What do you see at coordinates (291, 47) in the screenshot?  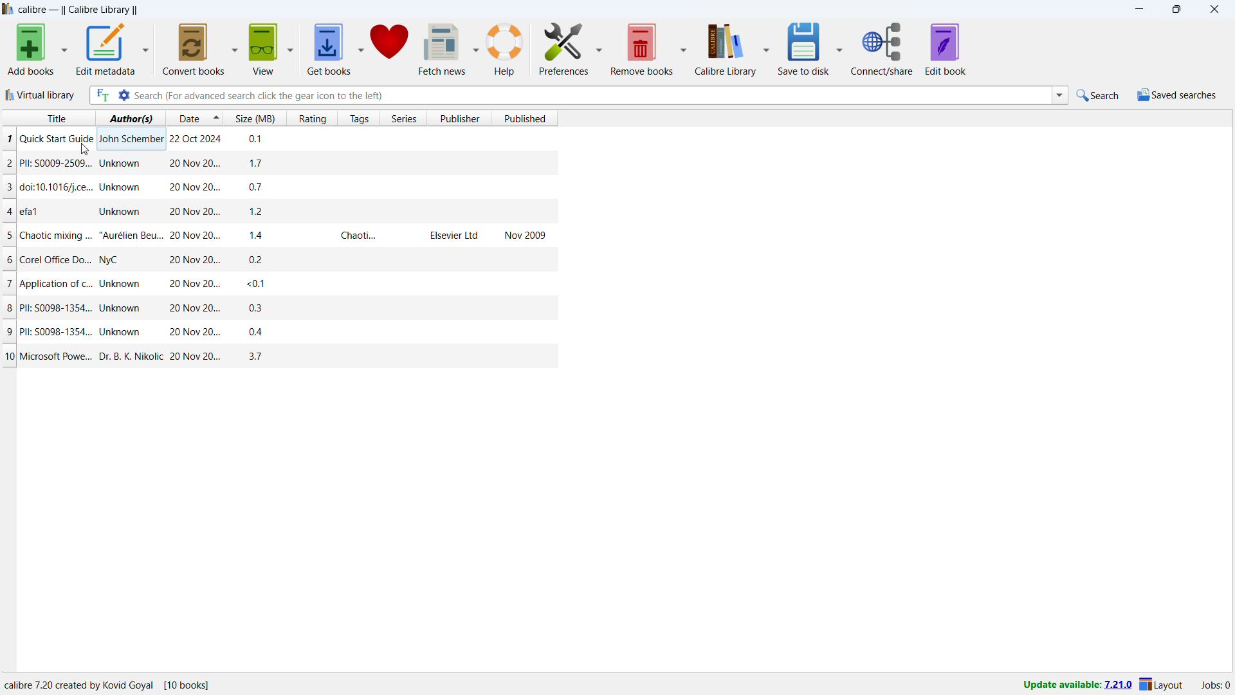 I see `view options` at bounding box center [291, 47].